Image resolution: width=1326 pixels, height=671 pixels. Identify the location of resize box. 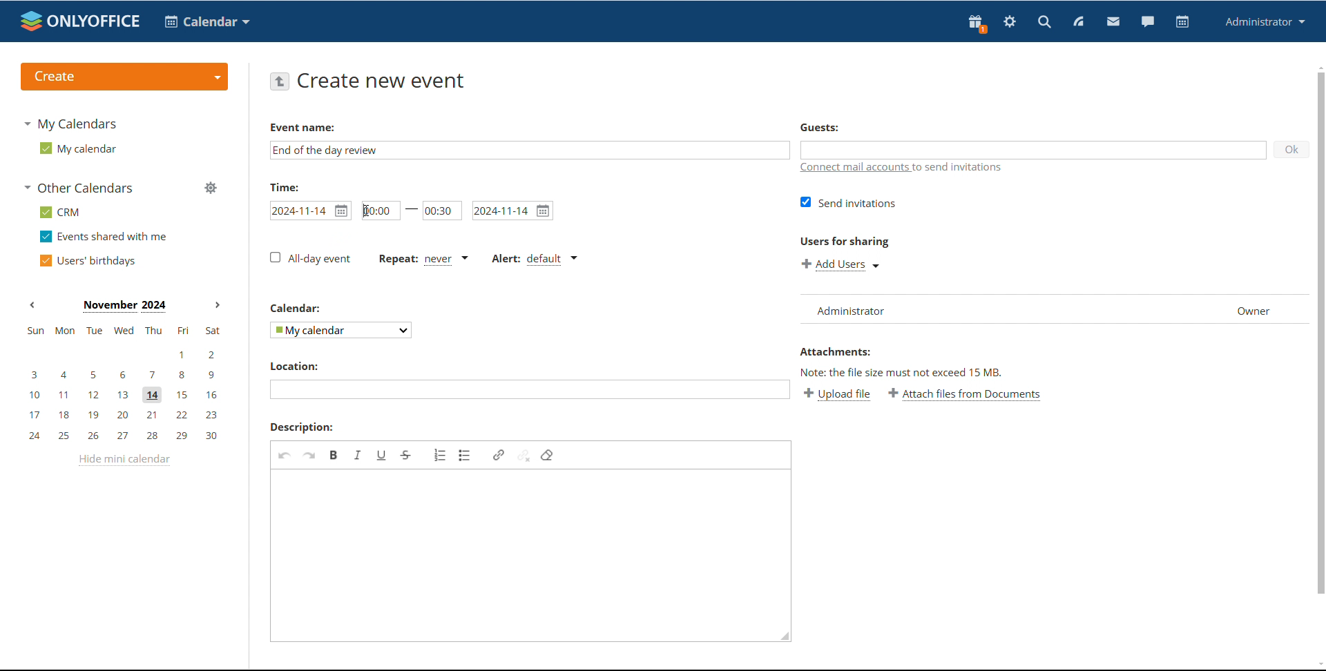
(782, 639).